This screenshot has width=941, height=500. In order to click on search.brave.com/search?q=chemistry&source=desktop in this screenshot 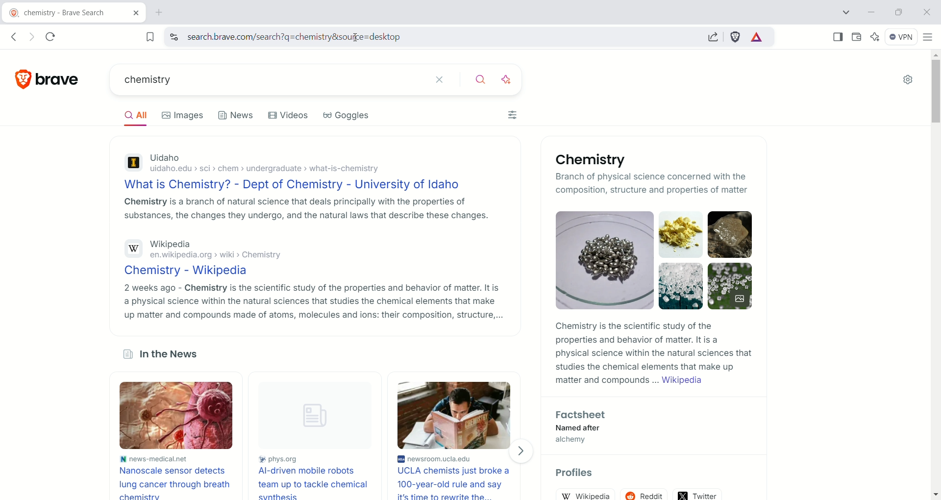, I will do `click(428, 38)`.